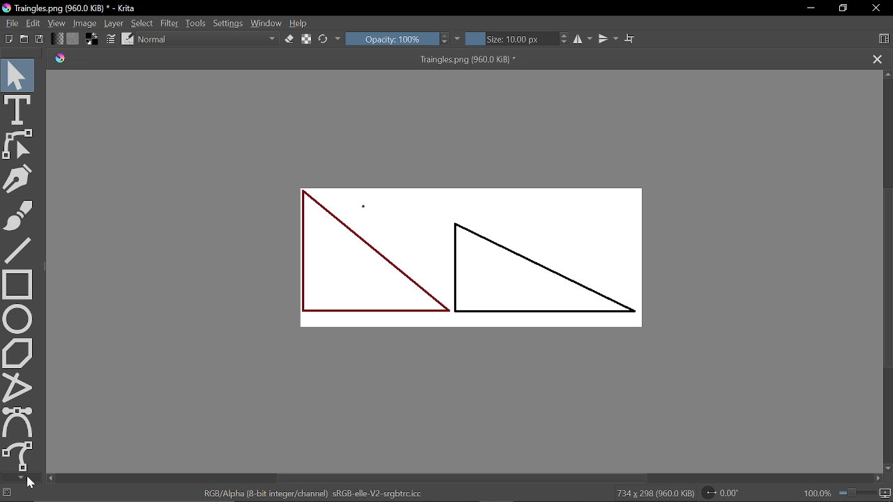 The height and width of the screenshot is (502, 893). Describe the element at coordinates (456, 59) in the screenshot. I see `Traingles.png (960.0 KiB) *` at that location.